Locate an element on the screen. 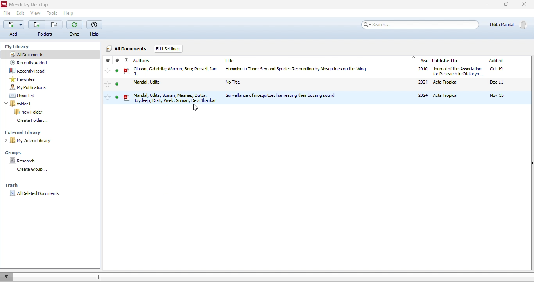 This screenshot has width=534, height=282. cursor is located at coordinates (194, 107).